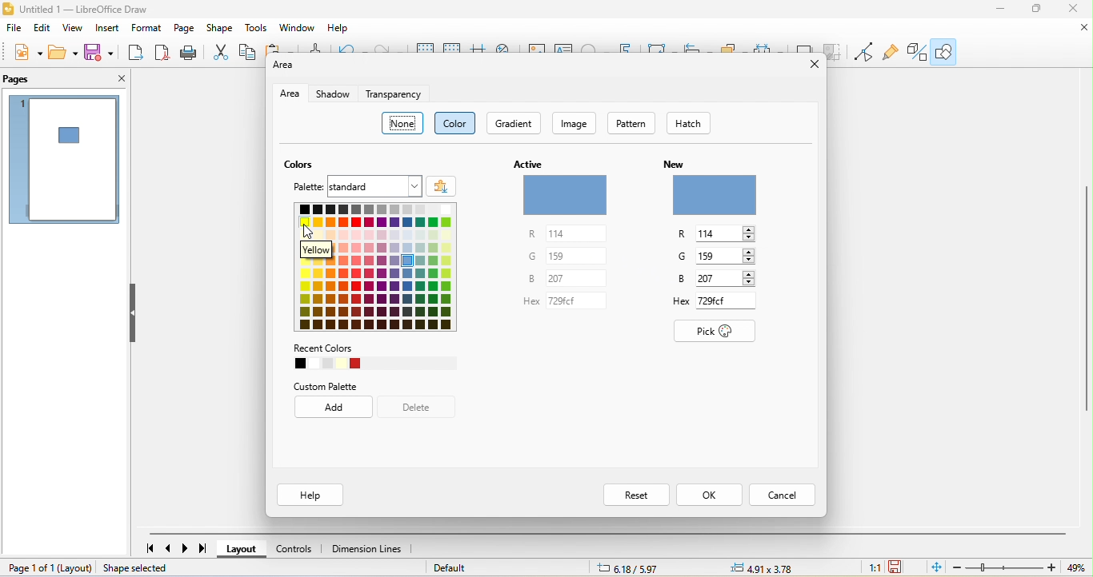  I want to click on b 207, so click(567, 277).